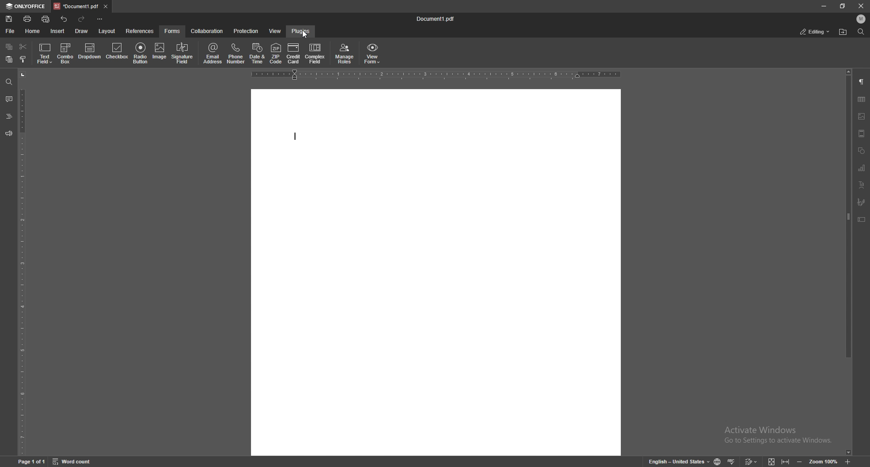  Describe the element at coordinates (842, 32) in the screenshot. I see `locate file` at that location.